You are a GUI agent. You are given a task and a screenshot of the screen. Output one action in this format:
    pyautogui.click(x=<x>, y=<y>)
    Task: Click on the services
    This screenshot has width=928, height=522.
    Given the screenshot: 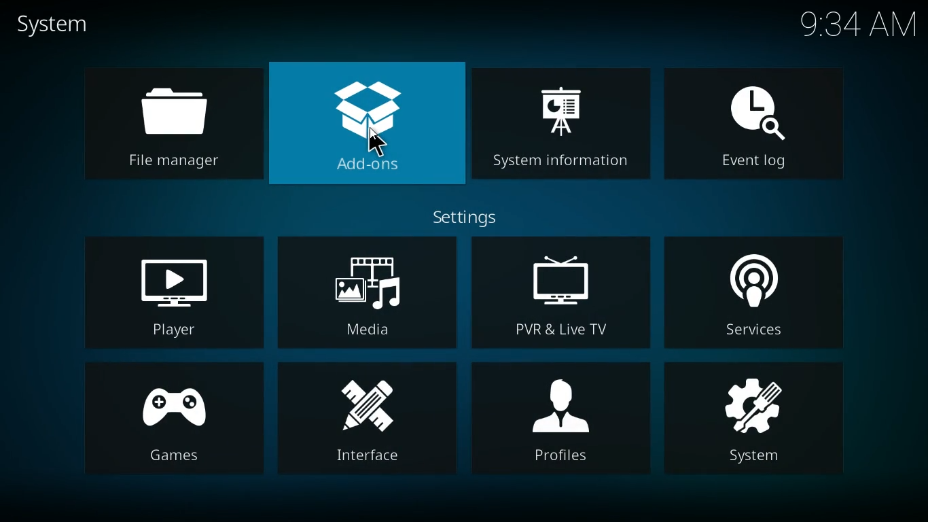 What is the action you would take?
    pyautogui.click(x=757, y=293)
    